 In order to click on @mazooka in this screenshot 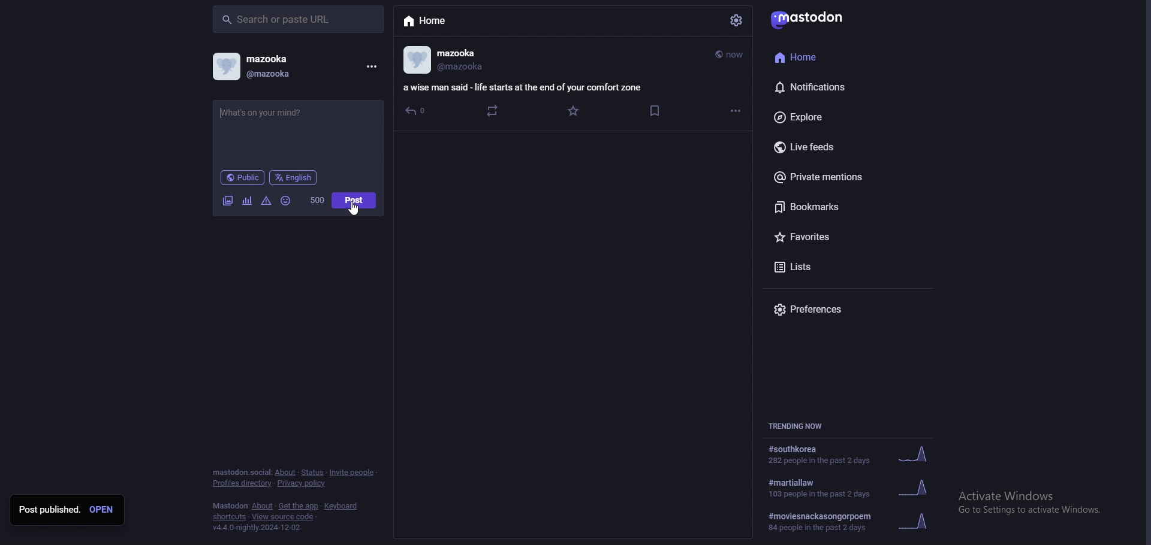, I will do `click(278, 73)`.